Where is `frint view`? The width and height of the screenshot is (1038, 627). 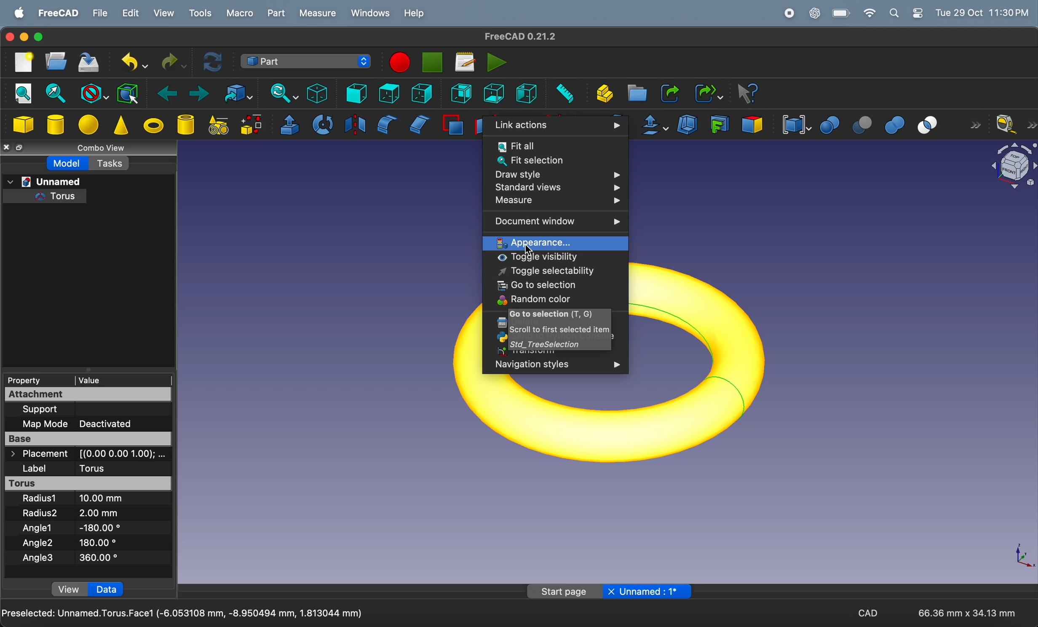 frint view is located at coordinates (353, 93).